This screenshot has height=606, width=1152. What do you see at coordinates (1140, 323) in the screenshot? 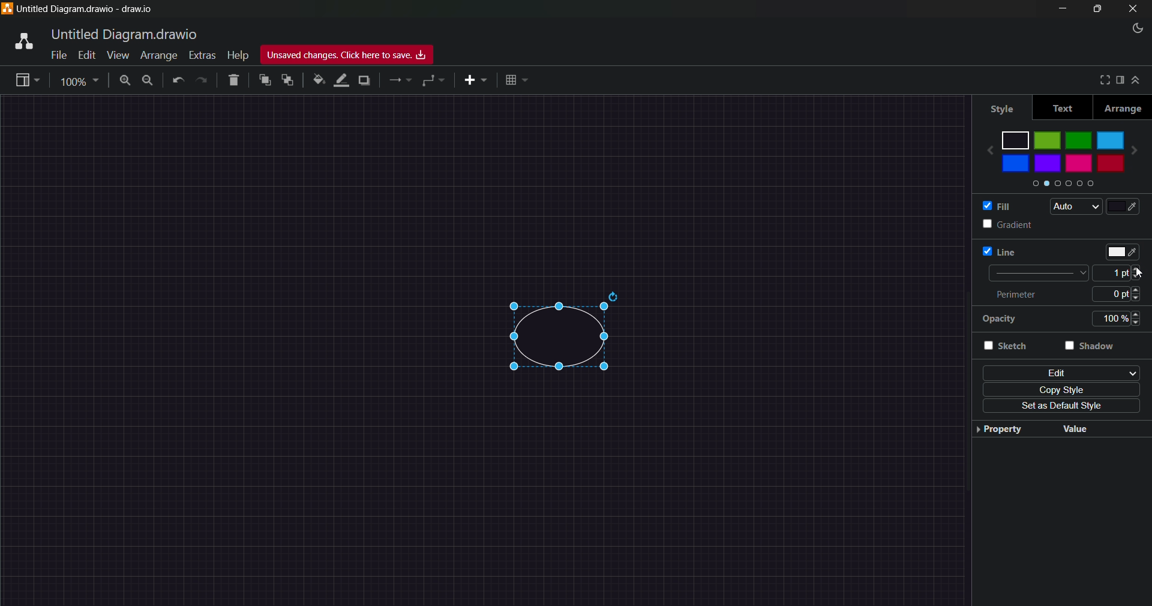
I see `decrease opacity` at bounding box center [1140, 323].